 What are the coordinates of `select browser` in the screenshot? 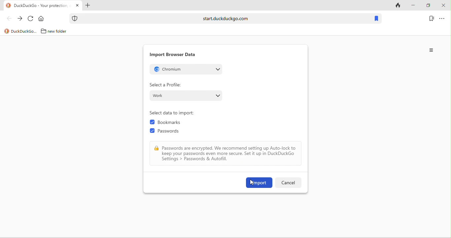 It's located at (186, 69).